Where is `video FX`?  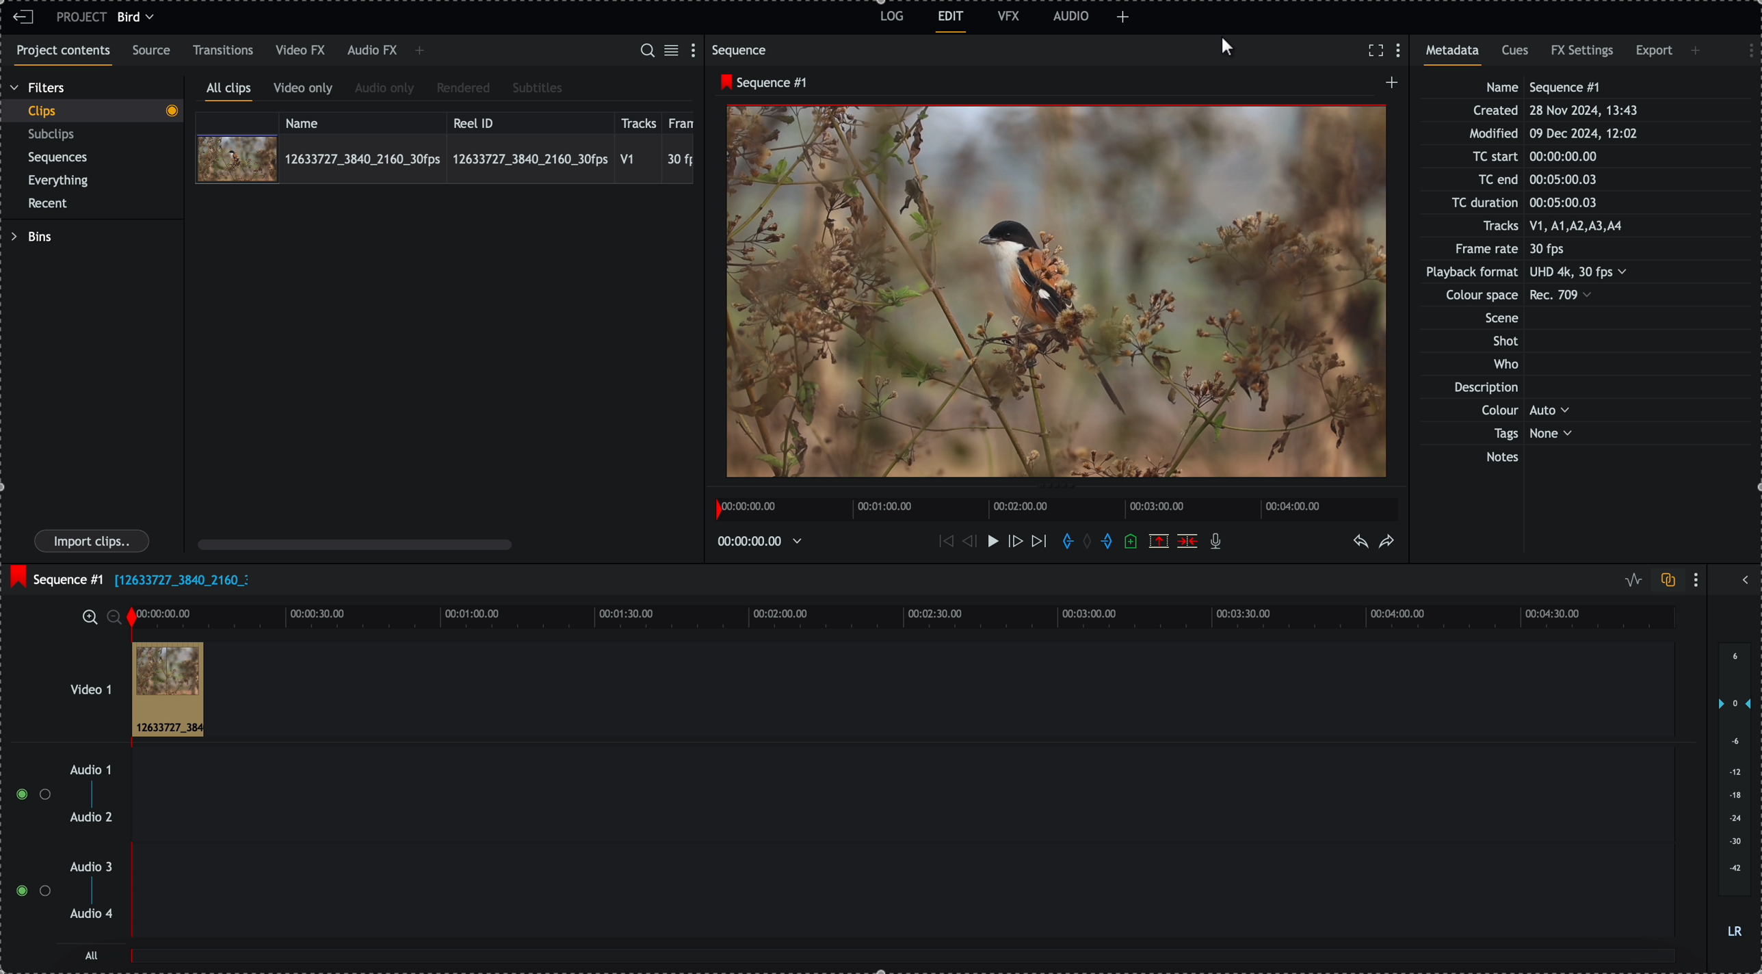 video FX is located at coordinates (302, 51).